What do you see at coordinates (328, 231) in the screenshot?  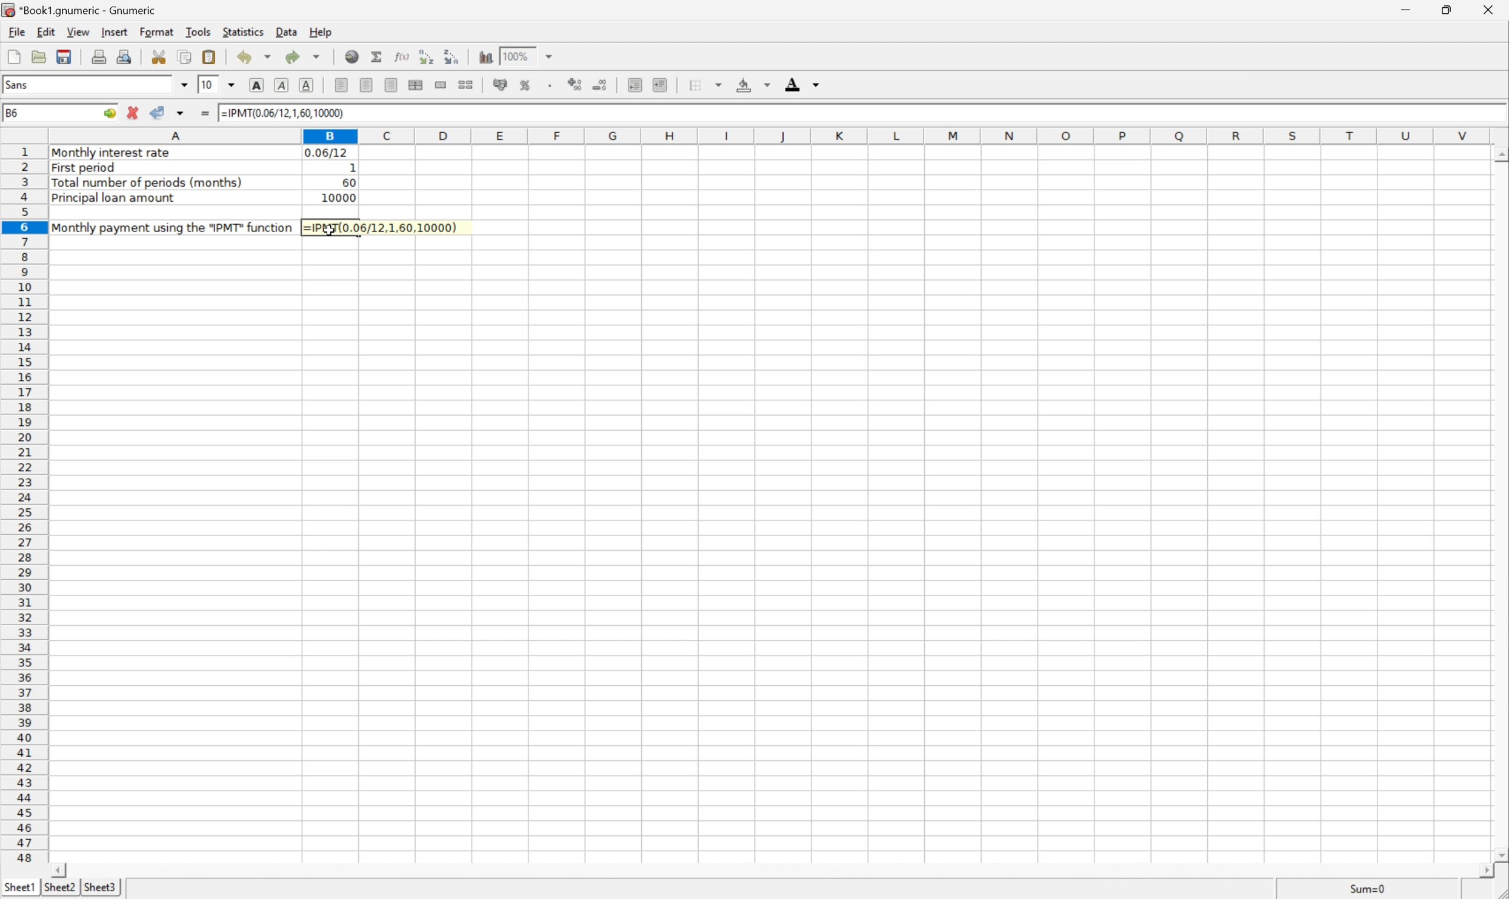 I see `Cursor` at bounding box center [328, 231].